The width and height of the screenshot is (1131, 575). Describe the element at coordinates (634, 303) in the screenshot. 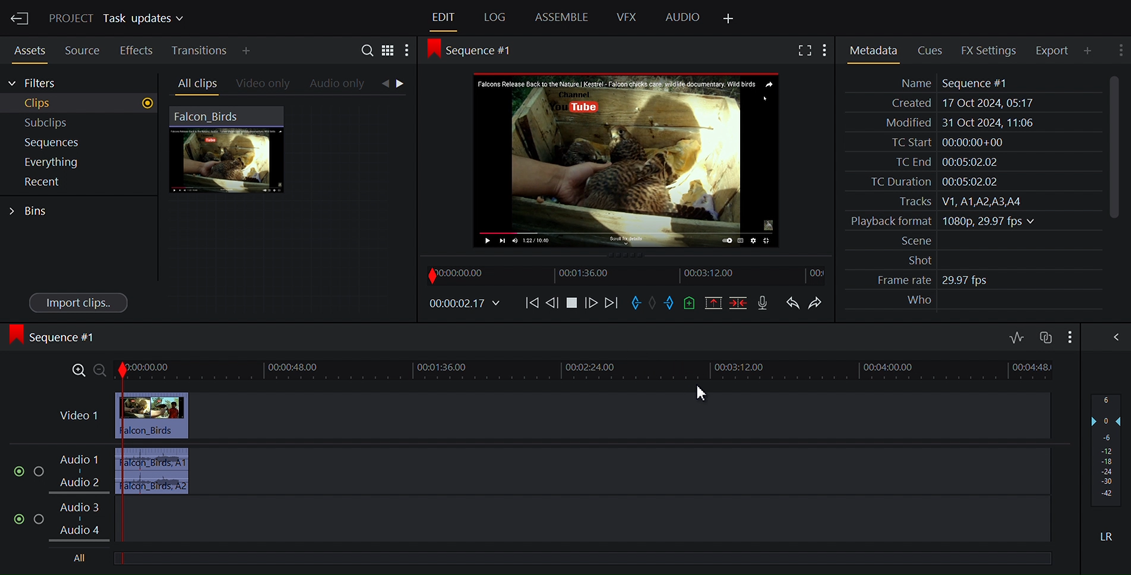

I see `Mark in` at that location.